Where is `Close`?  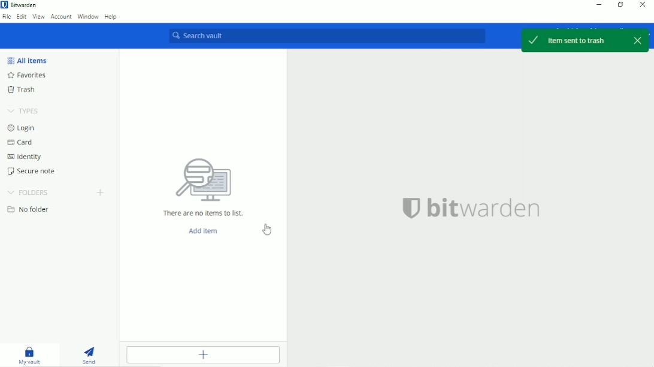 Close is located at coordinates (642, 5).